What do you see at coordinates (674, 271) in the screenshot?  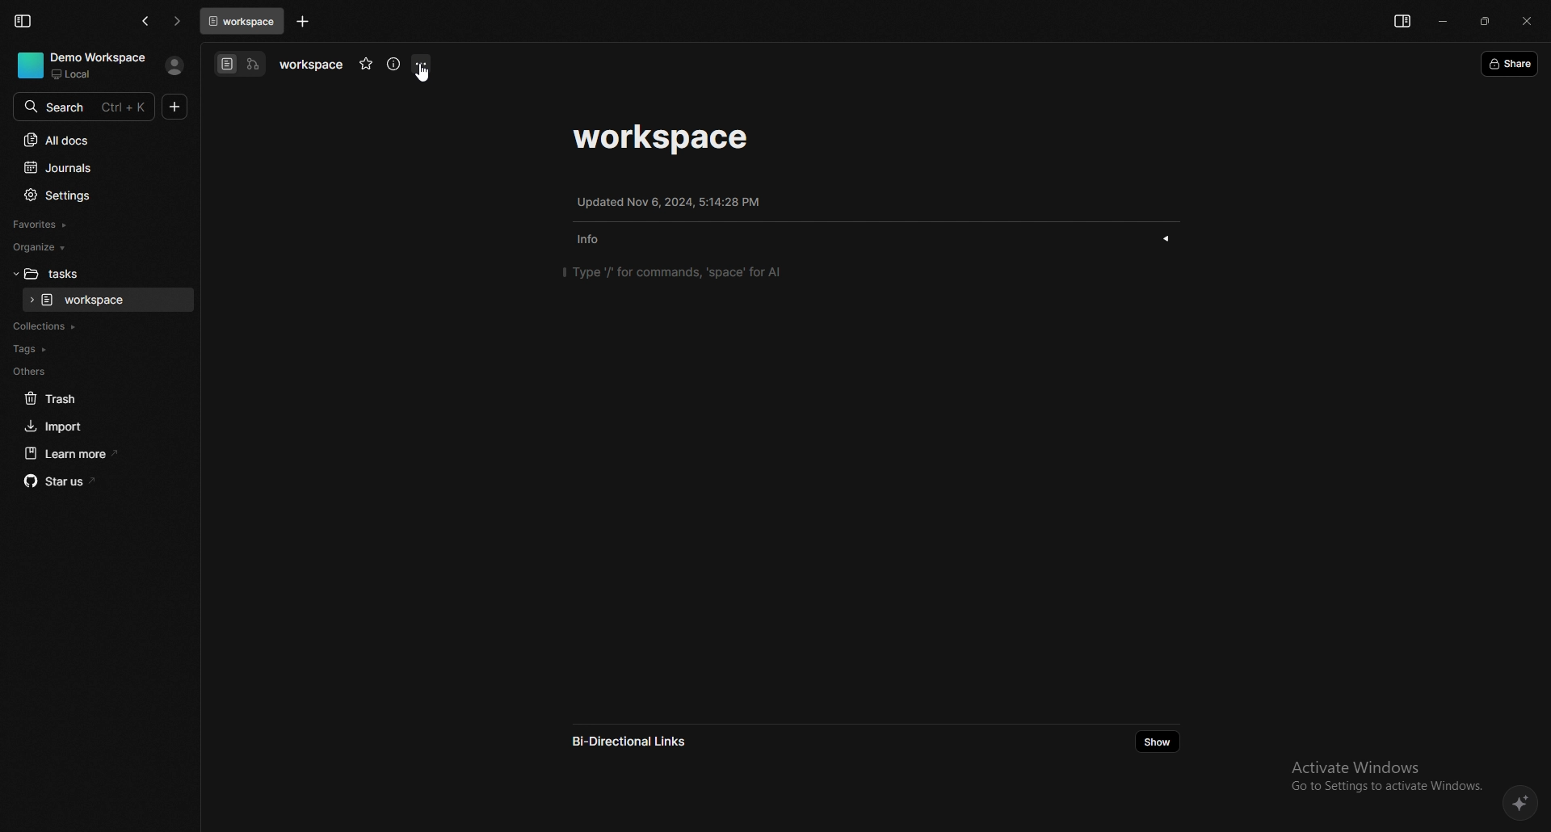 I see `type '/' for commands, 'space' for AI` at bounding box center [674, 271].